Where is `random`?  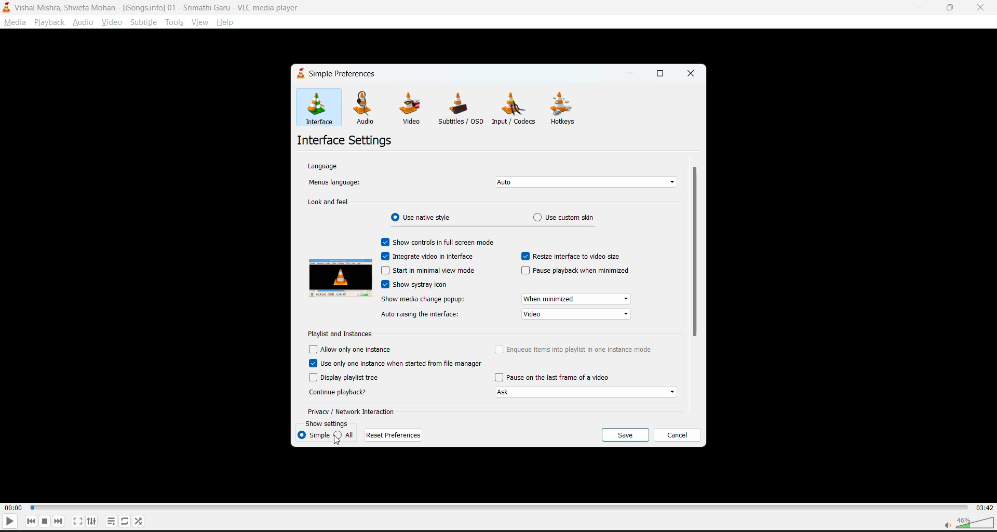 random is located at coordinates (138, 520).